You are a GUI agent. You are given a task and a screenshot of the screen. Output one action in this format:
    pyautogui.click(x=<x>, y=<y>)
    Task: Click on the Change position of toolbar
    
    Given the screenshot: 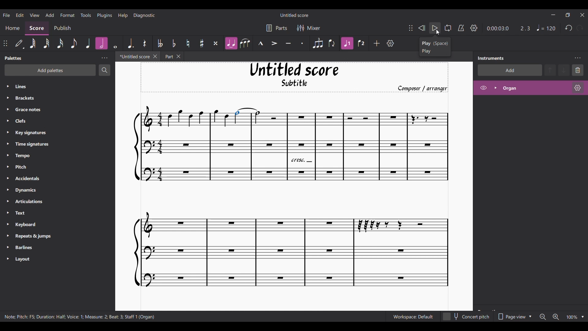 What is the action you would take?
    pyautogui.click(x=410, y=28)
    